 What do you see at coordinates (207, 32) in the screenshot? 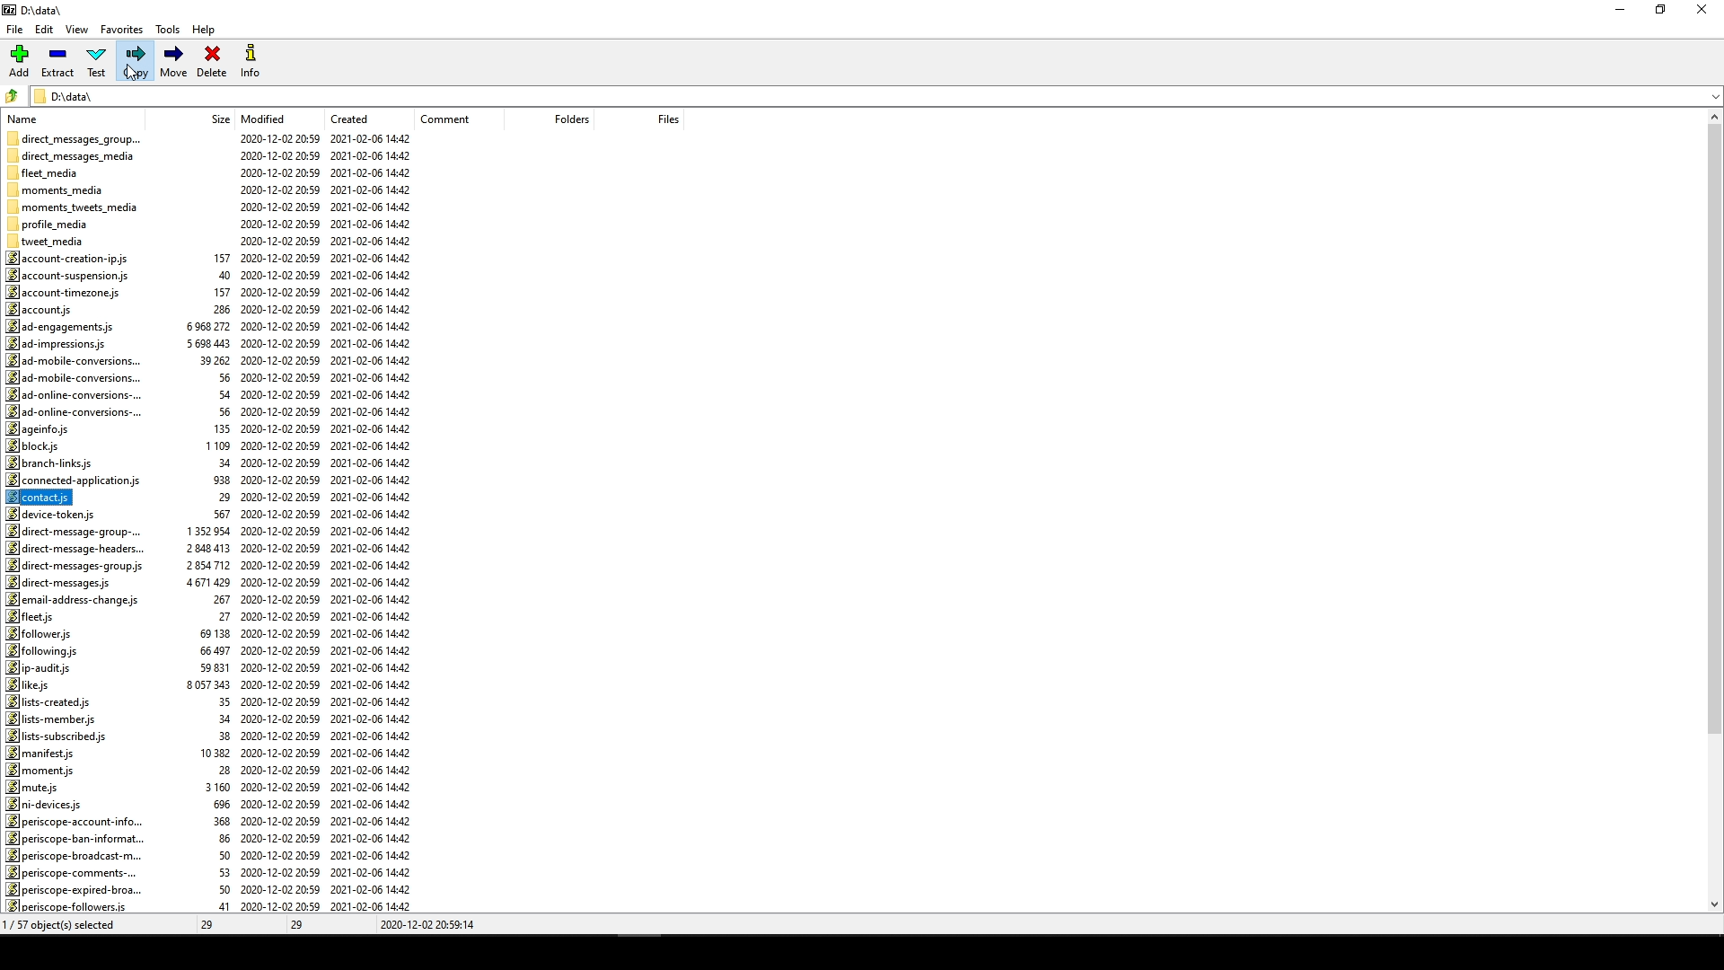
I see `Help` at bounding box center [207, 32].